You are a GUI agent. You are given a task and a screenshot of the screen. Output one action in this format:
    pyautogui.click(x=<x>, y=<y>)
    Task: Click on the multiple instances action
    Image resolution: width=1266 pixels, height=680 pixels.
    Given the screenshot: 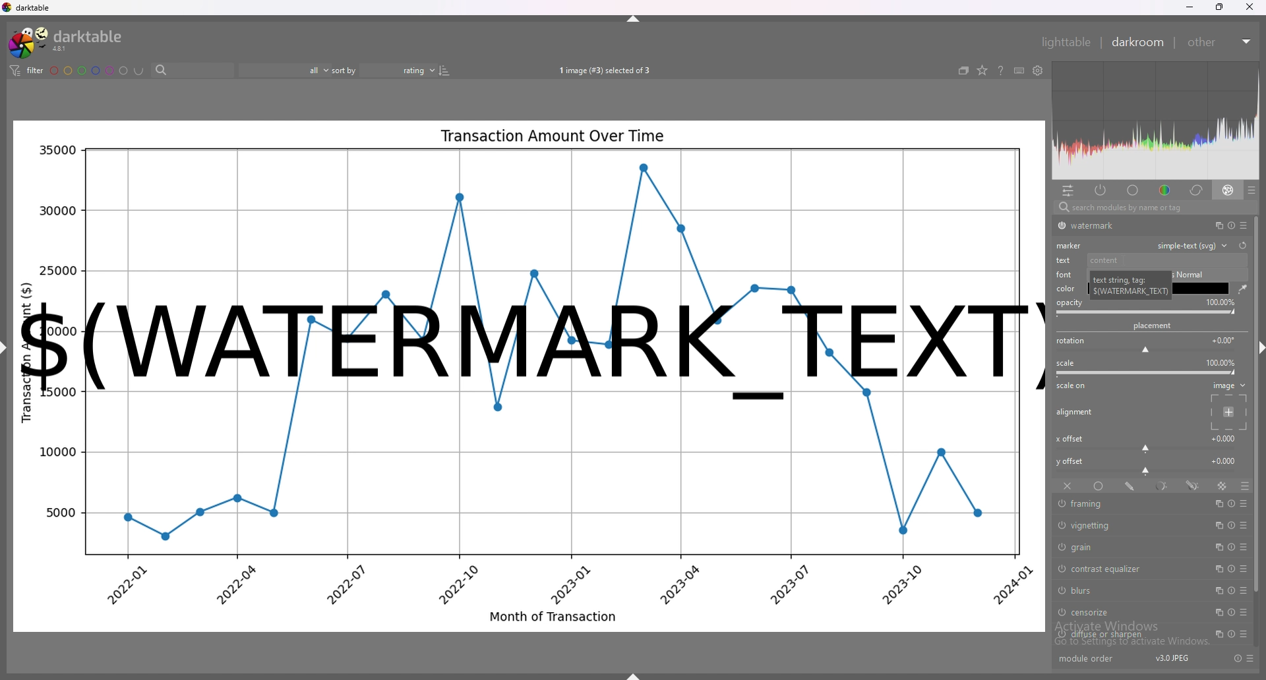 What is the action you would take?
    pyautogui.click(x=1219, y=503)
    